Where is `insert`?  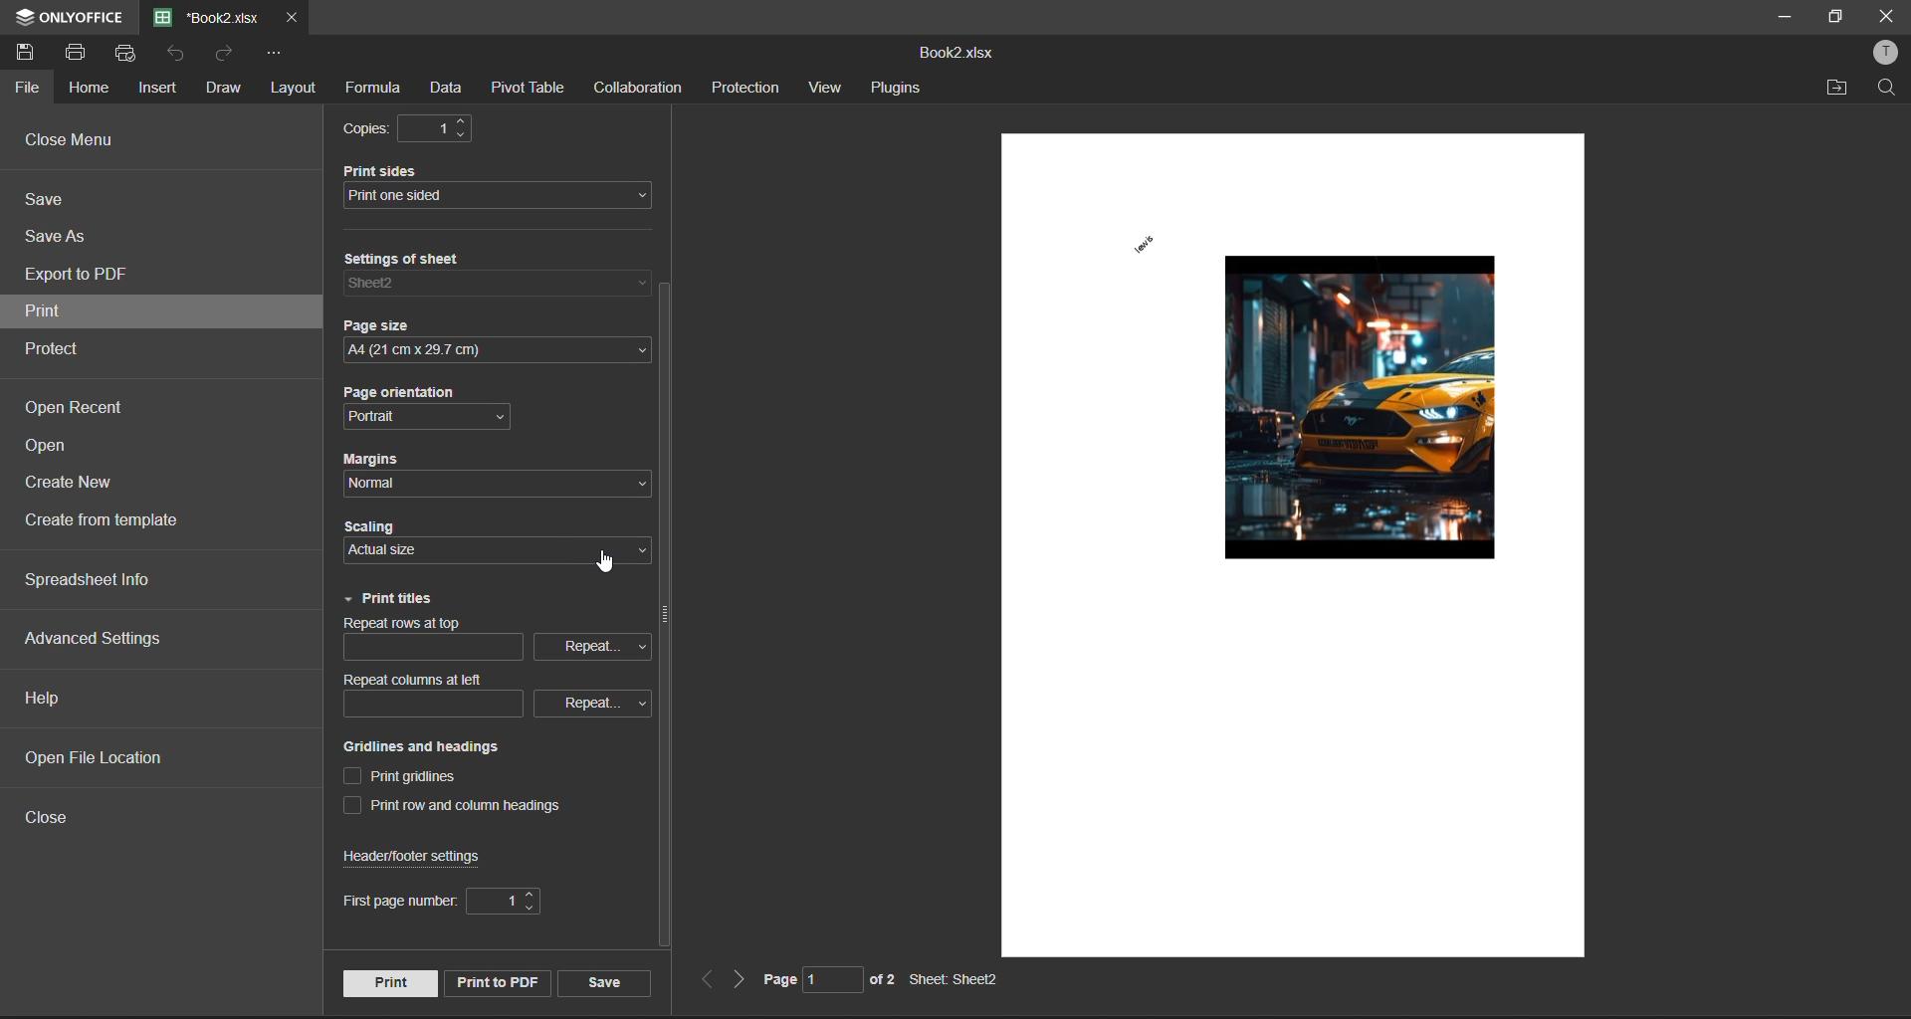 insert is located at coordinates (160, 89).